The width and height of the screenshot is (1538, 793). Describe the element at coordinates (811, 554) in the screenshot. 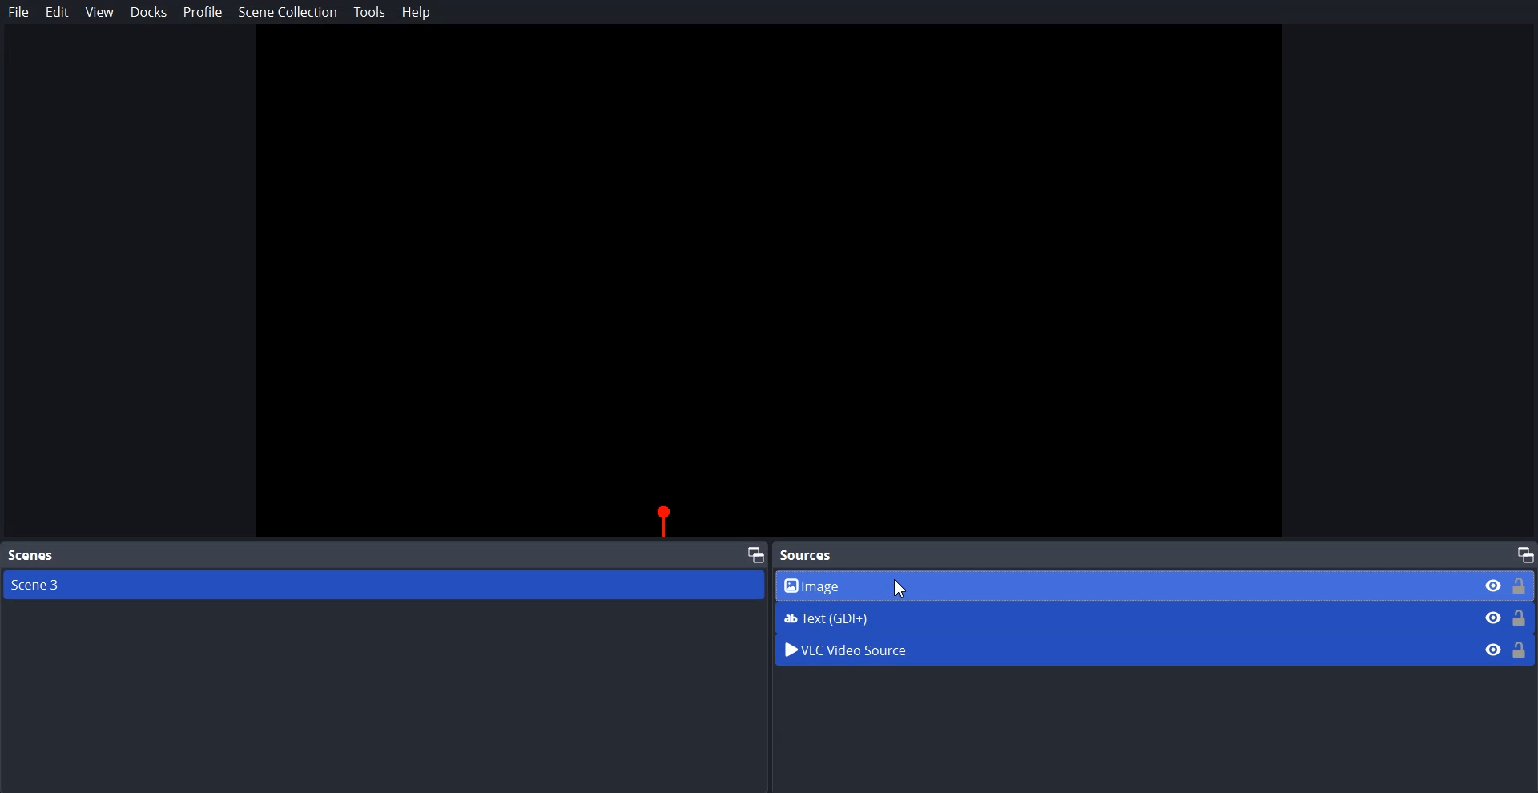

I see `Sources` at that location.